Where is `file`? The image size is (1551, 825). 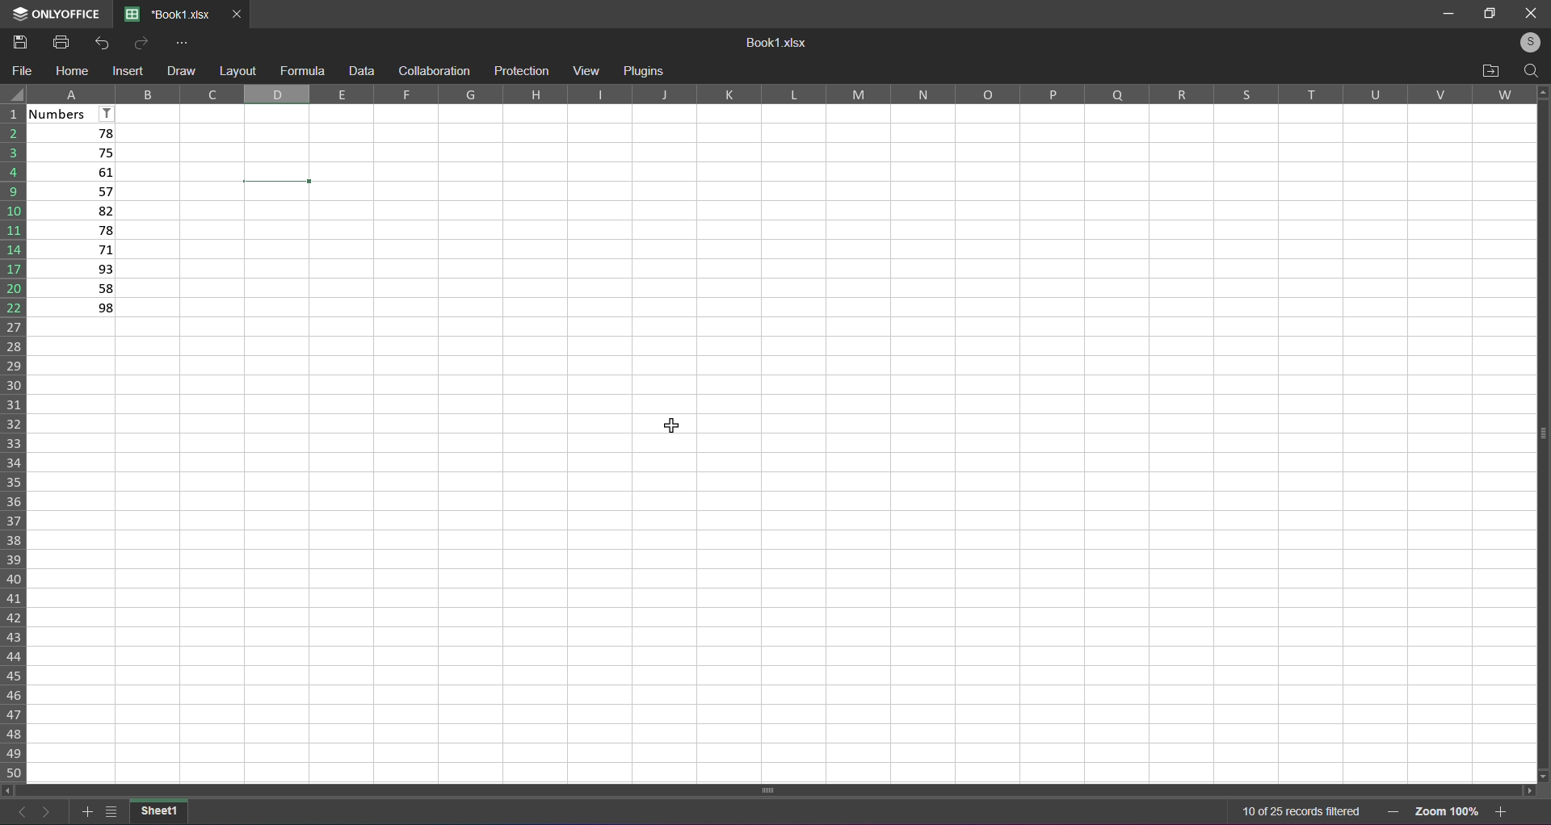 file is located at coordinates (24, 71).